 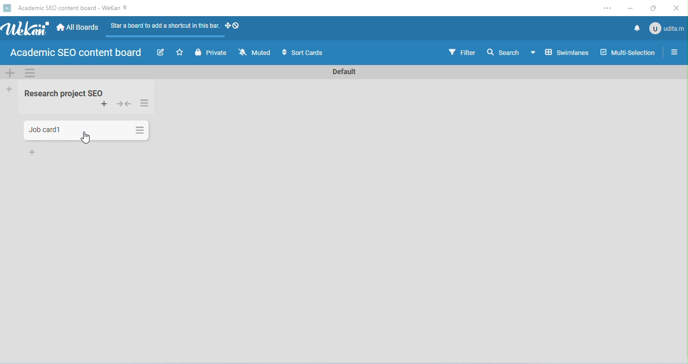 What do you see at coordinates (560, 52) in the screenshot?
I see `board view` at bounding box center [560, 52].